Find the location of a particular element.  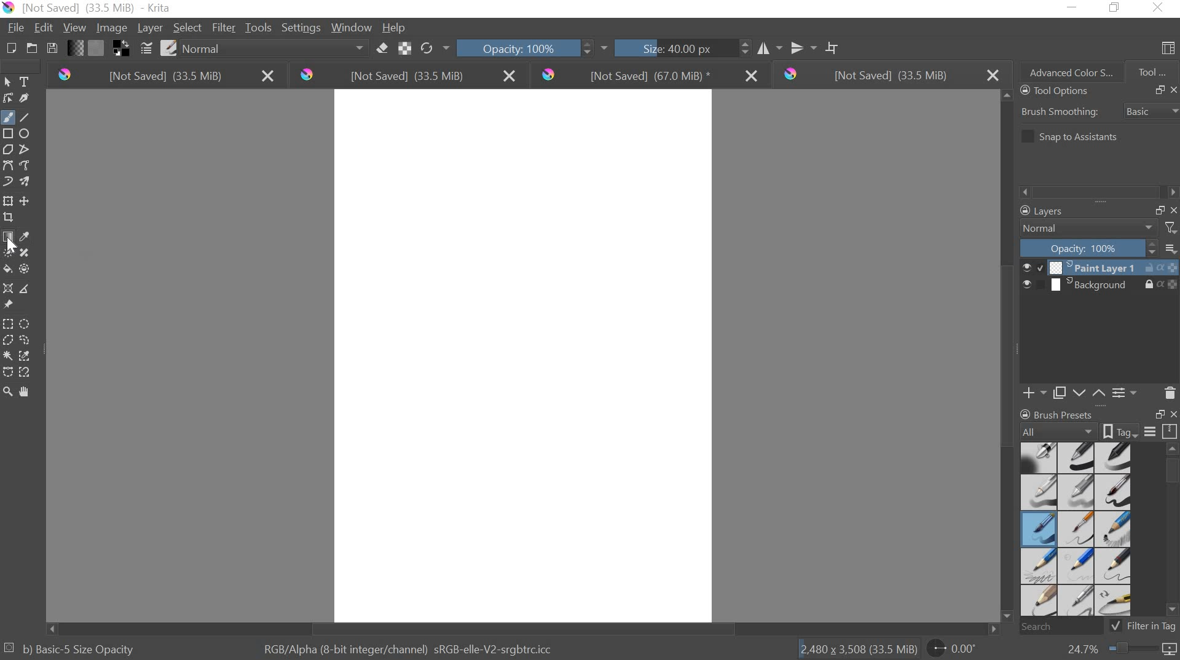

smart patch tool is located at coordinates (28, 251).